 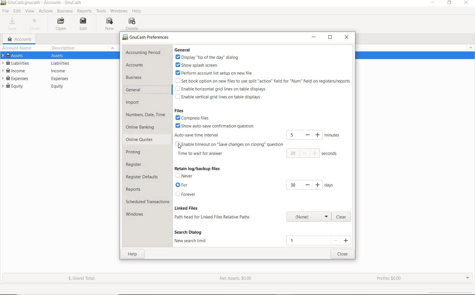 What do you see at coordinates (314, 38) in the screenshot?
I see `MINIMIZE` at bounding box center [314, 38].